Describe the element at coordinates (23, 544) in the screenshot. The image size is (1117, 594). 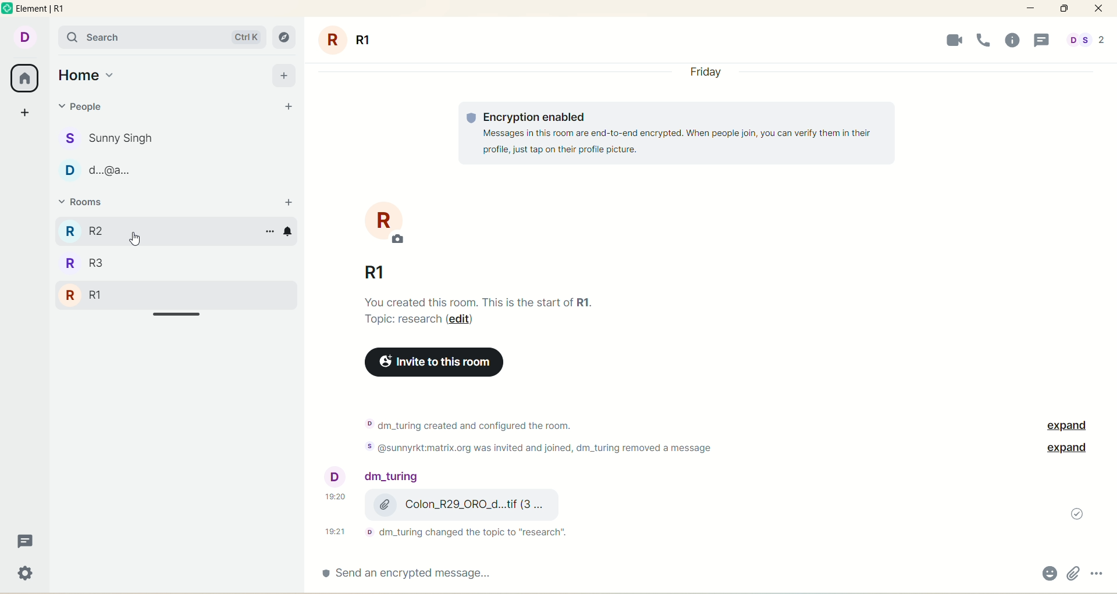
I see `threads` at that location.